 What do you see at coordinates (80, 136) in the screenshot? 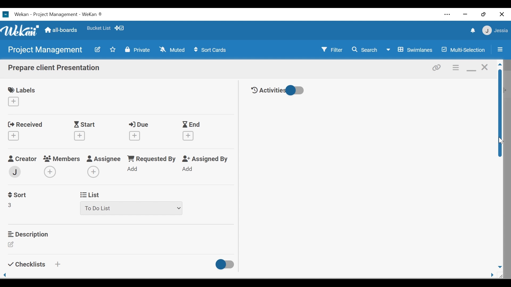
I see `Create start date` at bounding box center [80, 136].